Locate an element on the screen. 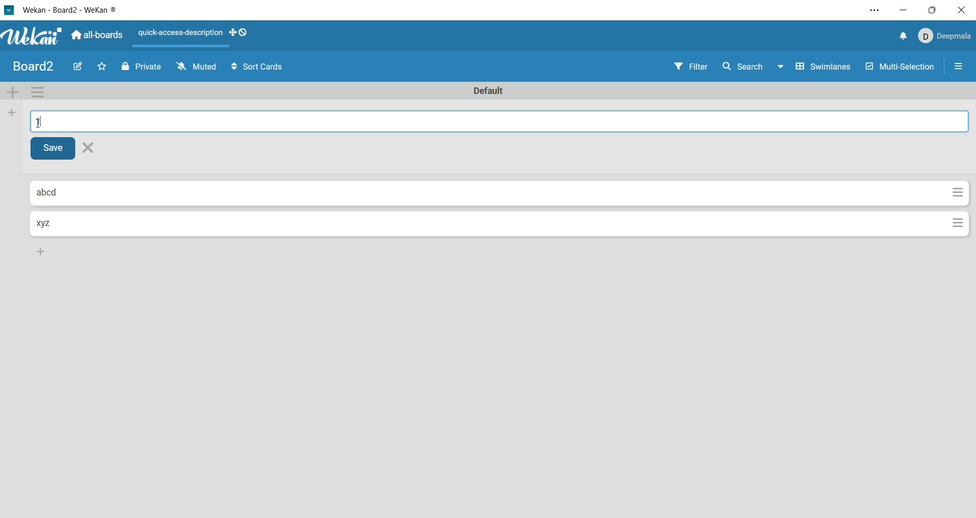  save is located at coordinates (56, 149).